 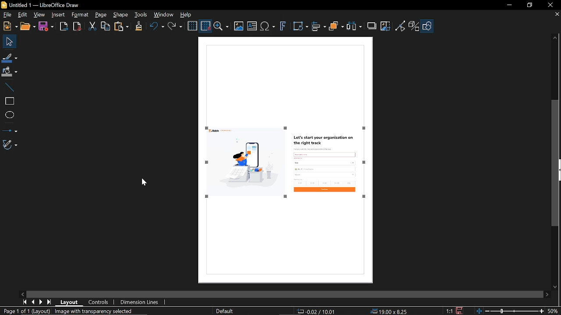 What do you see at coordinates (557, 287) in the screenshot?
I see `move down` at bounding box center [557, 287].